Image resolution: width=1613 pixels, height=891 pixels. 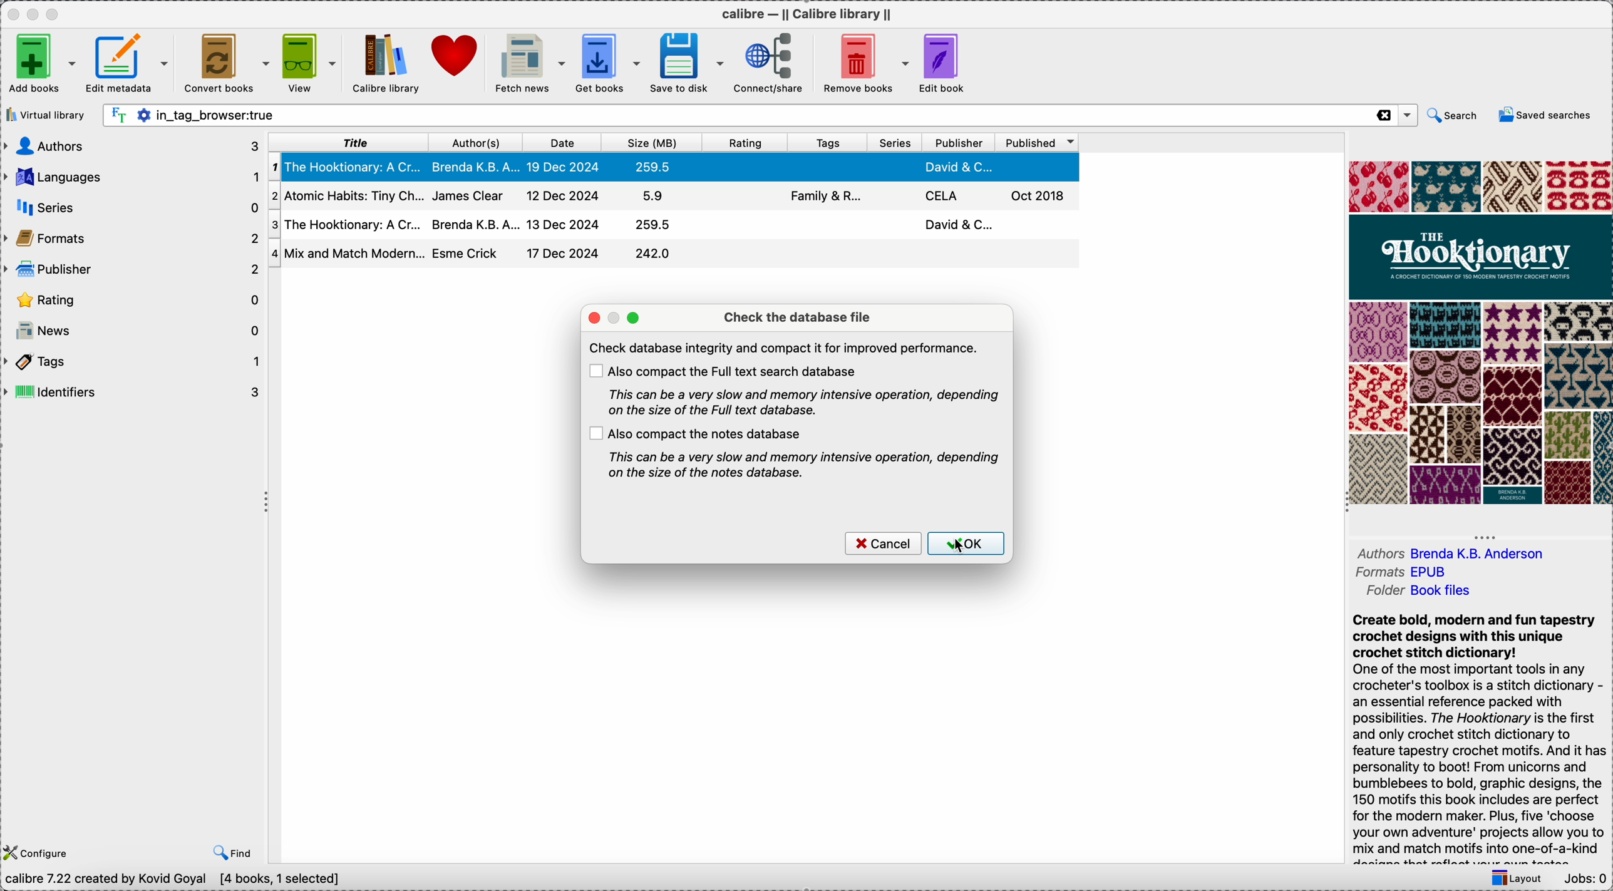 What do you see at coordinates (748, 142) in the screenshot?
I see `rating` at bounding box center [748, 142].